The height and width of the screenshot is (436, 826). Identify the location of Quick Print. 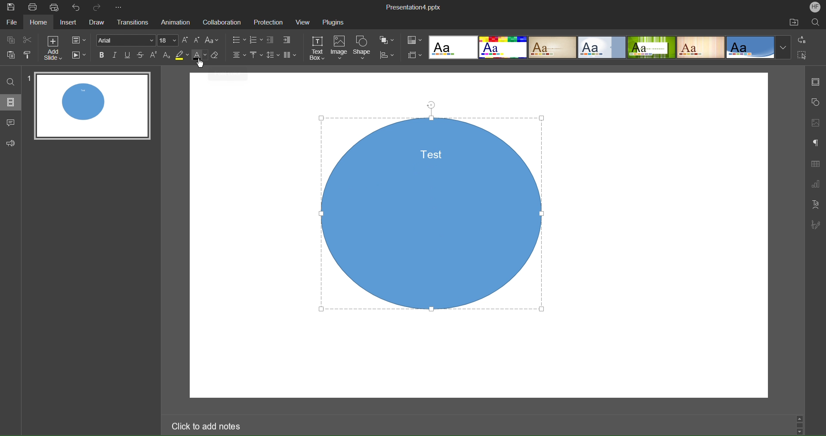
(55, 8).